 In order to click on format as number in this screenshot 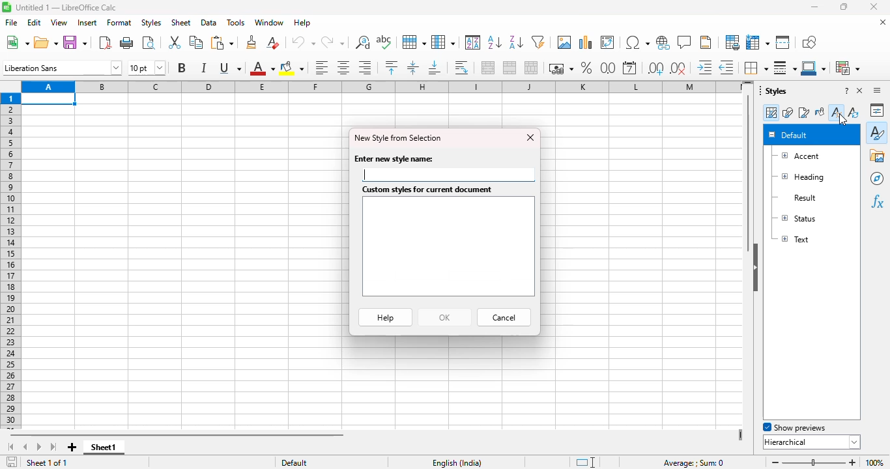, I will do `click(609, 68)`.